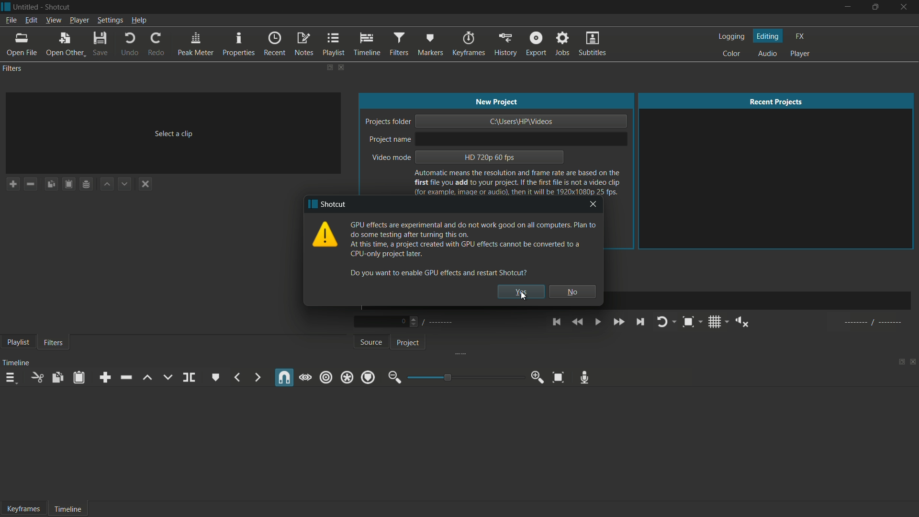  What do you see at coordinates (455, 247) in the screenshot?
I see `text` at bounding box center [455, 247].